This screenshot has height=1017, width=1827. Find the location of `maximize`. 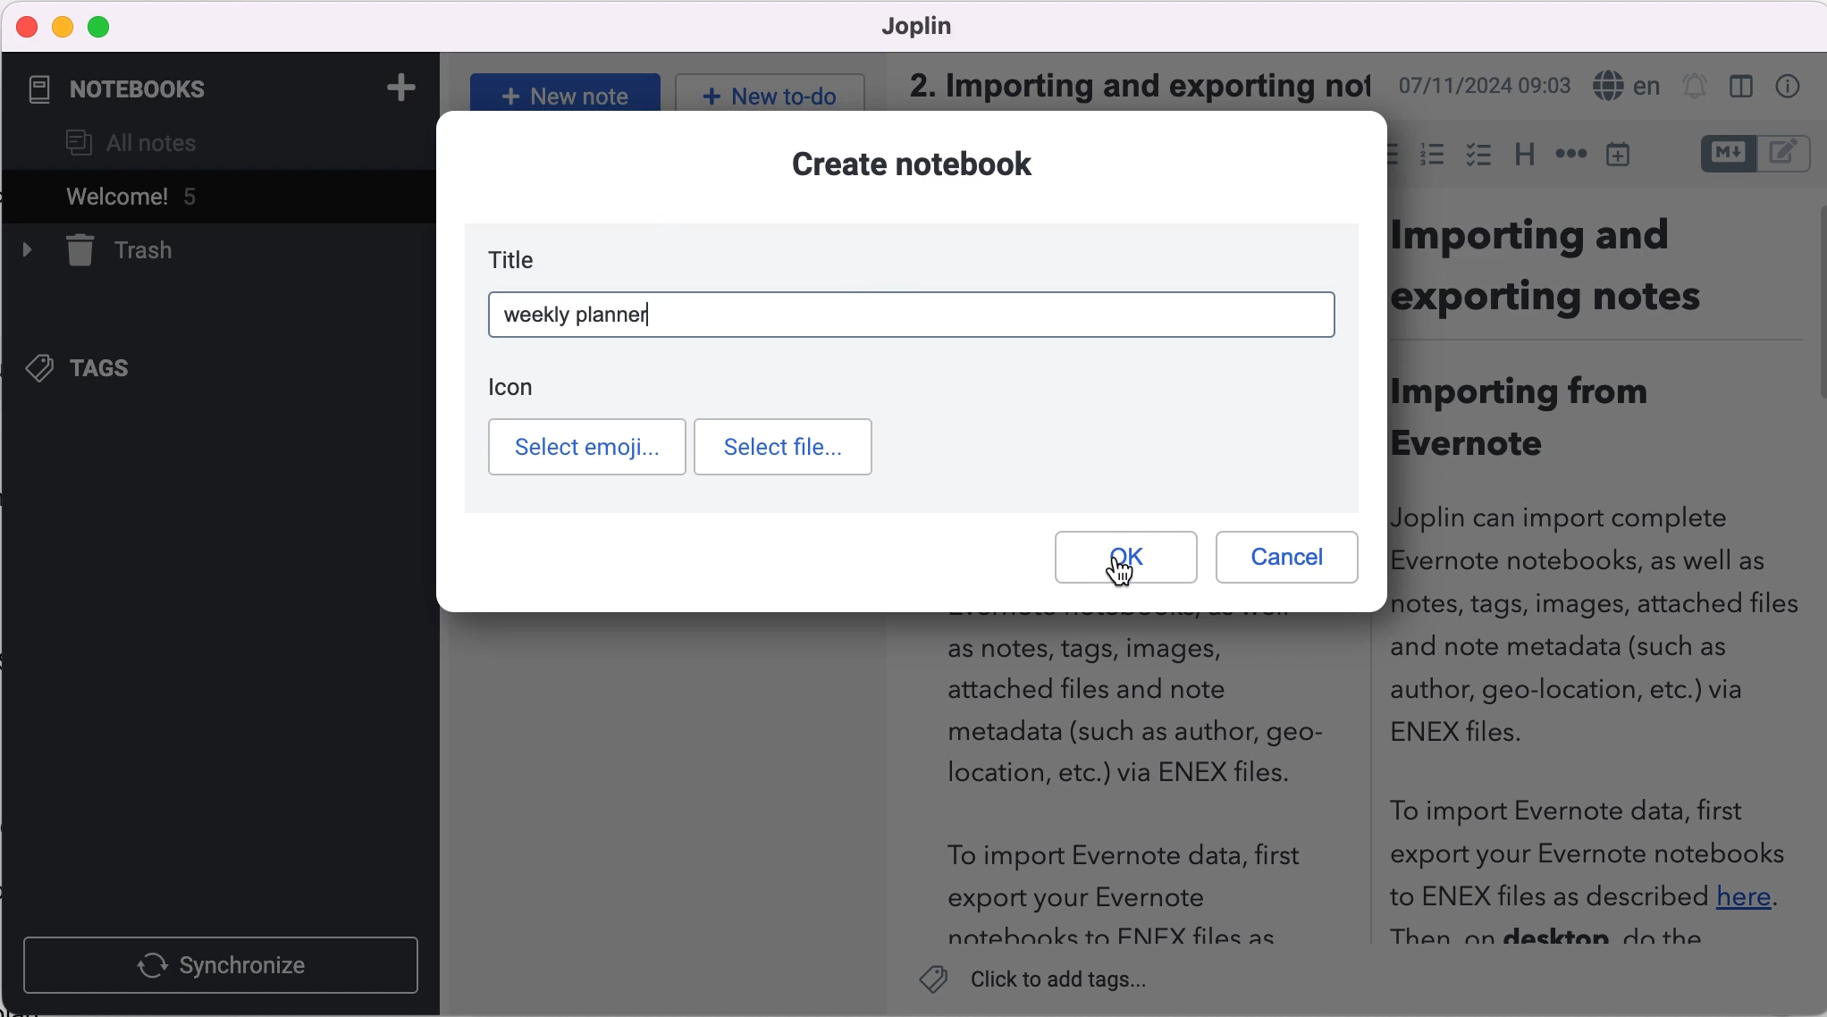

maximize is located at coordinates (103, 28).